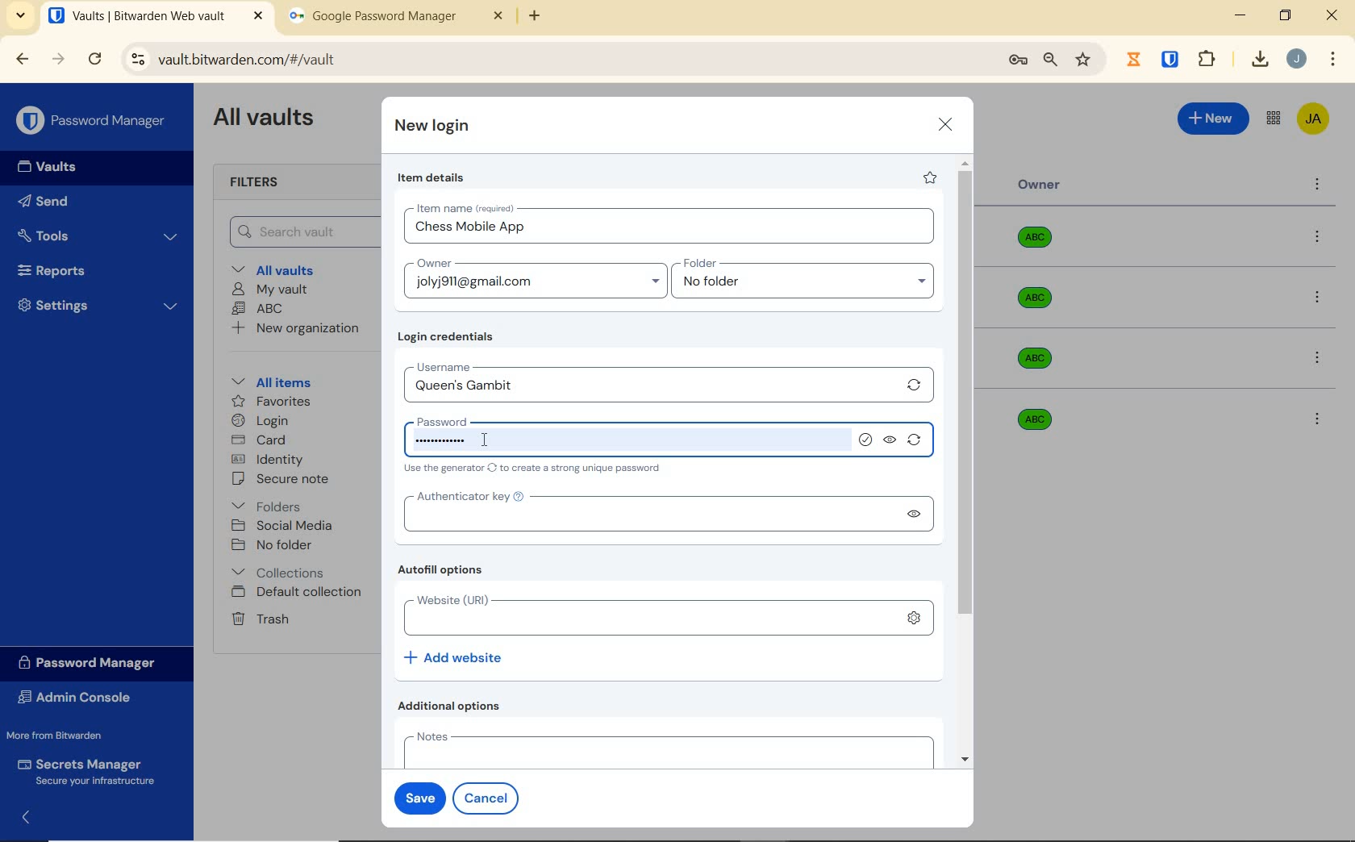 The image size is (1355, 842). I want to click on option, so click(1316, 418).